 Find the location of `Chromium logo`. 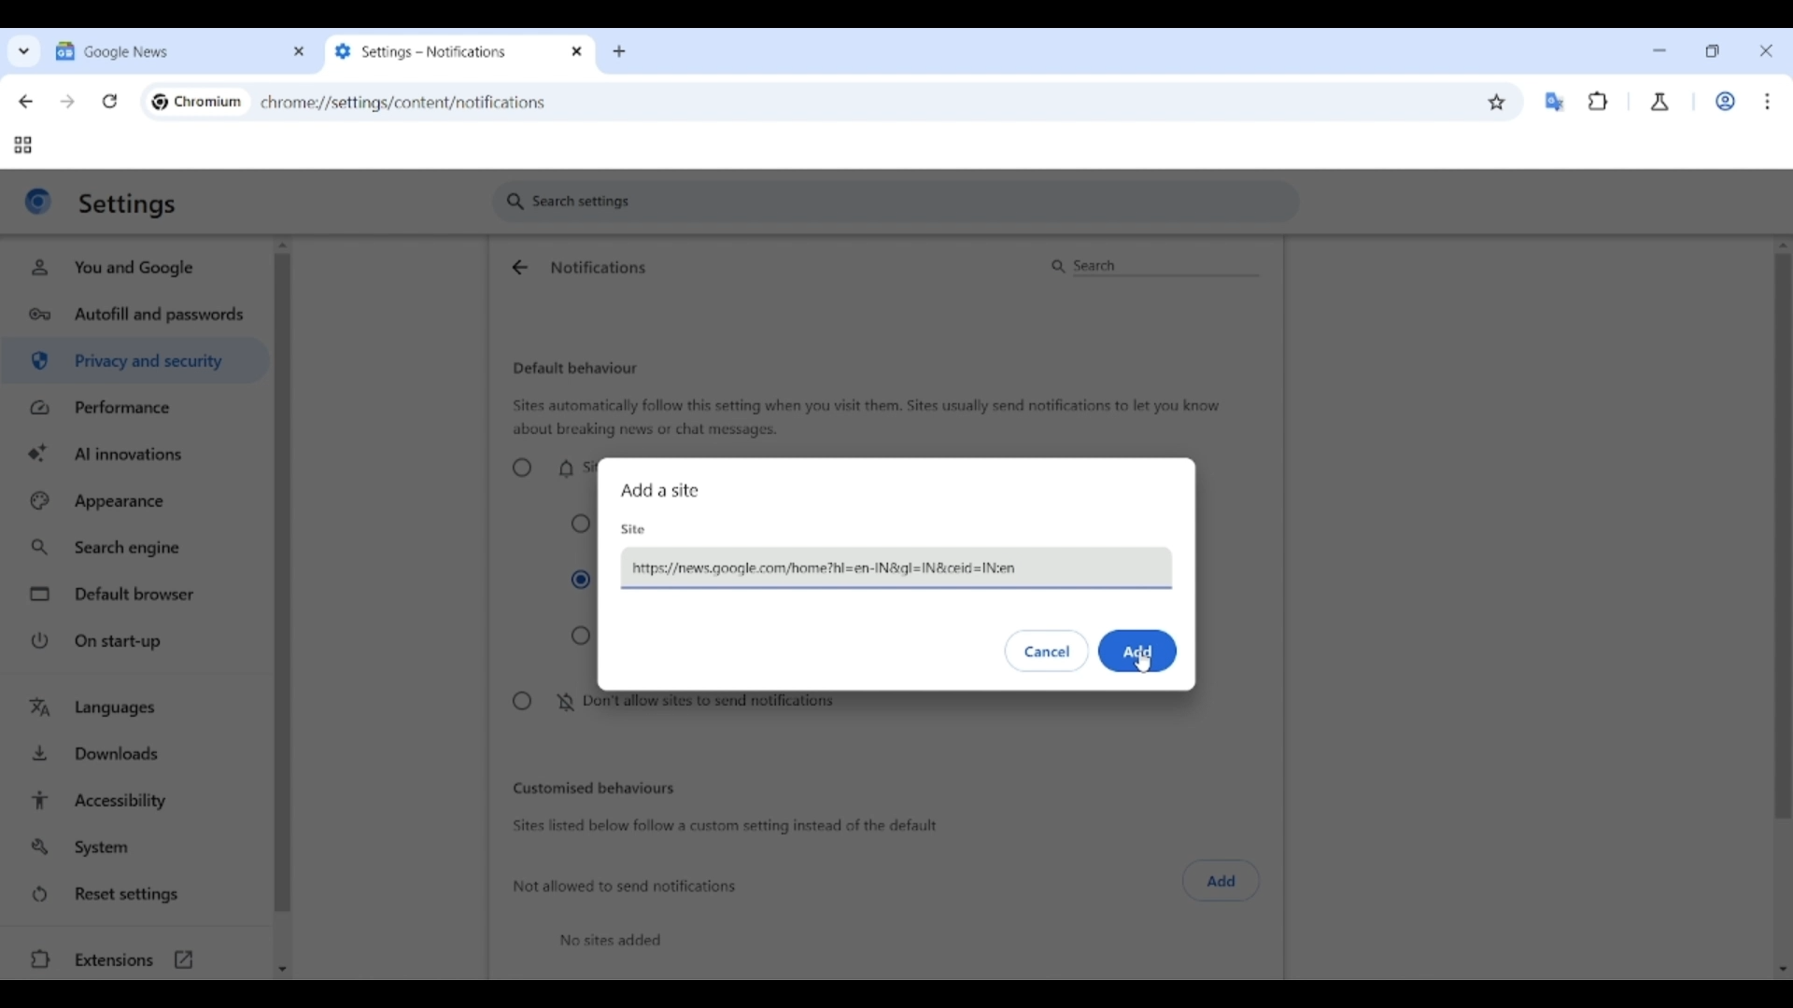

Chromium logo is located at coordinates (160, 102).